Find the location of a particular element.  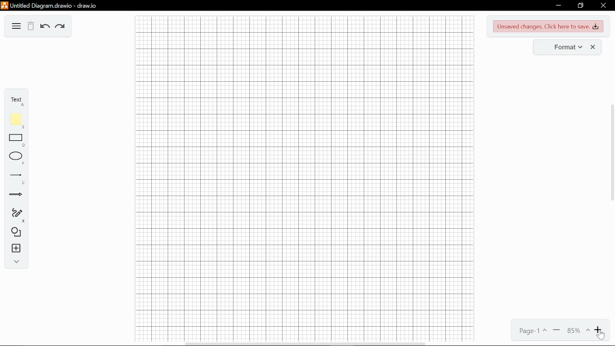

Close is located at coordinates (593, 47).